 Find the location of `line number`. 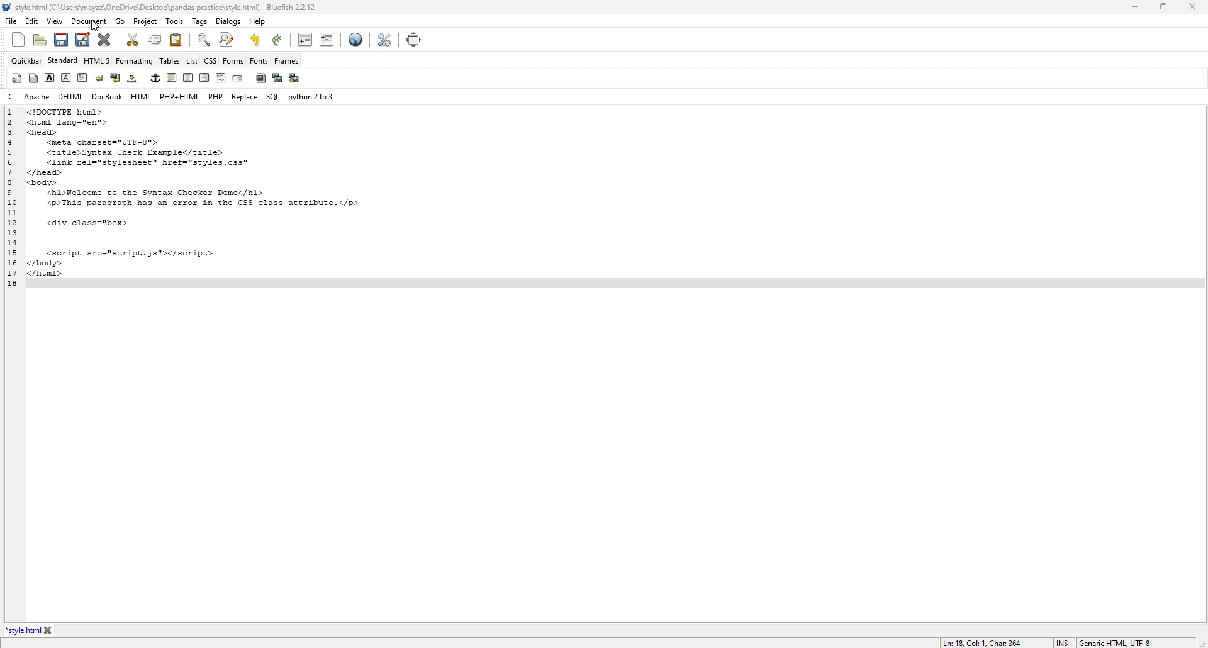

line number is located at coordinates (13, 197).